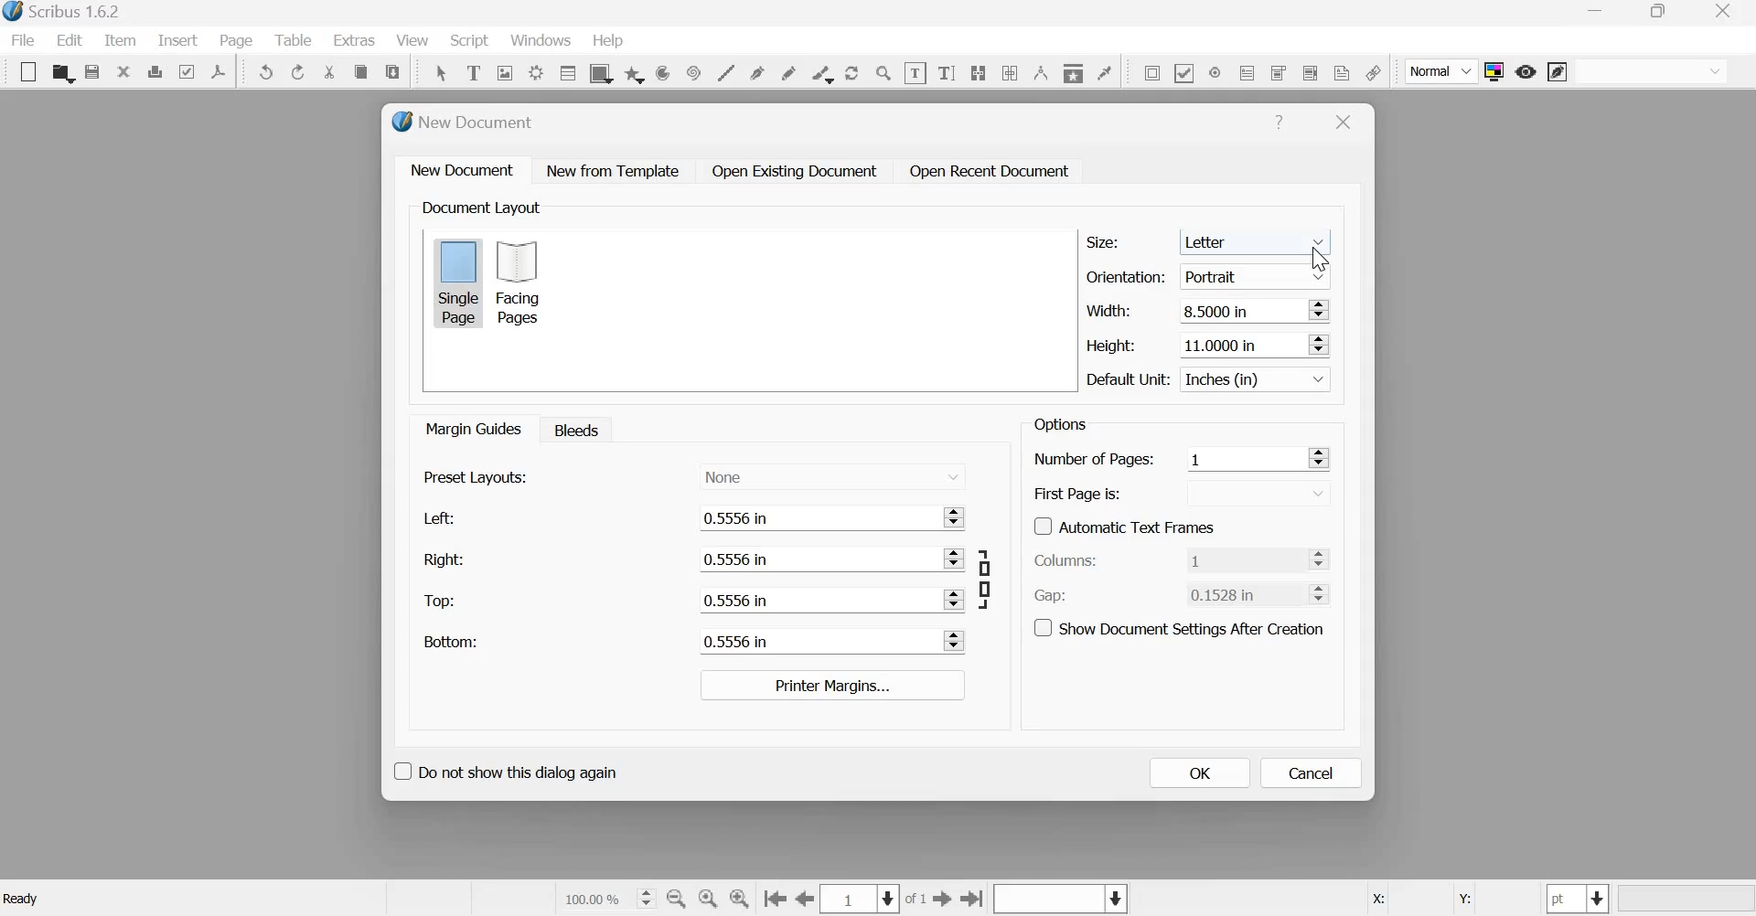  Describe the element at coordinates (523, 282) in the screenshot. I see `Facing pages` at that location.